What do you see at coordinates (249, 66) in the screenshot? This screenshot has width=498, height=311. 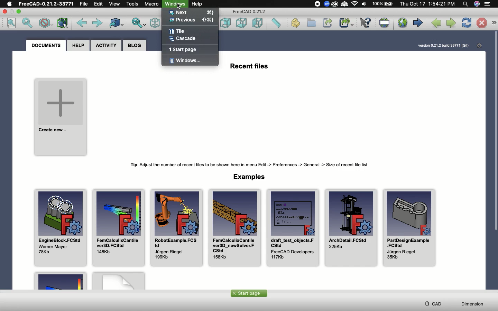 I see `Recent files` at bounding box center [249, 66].